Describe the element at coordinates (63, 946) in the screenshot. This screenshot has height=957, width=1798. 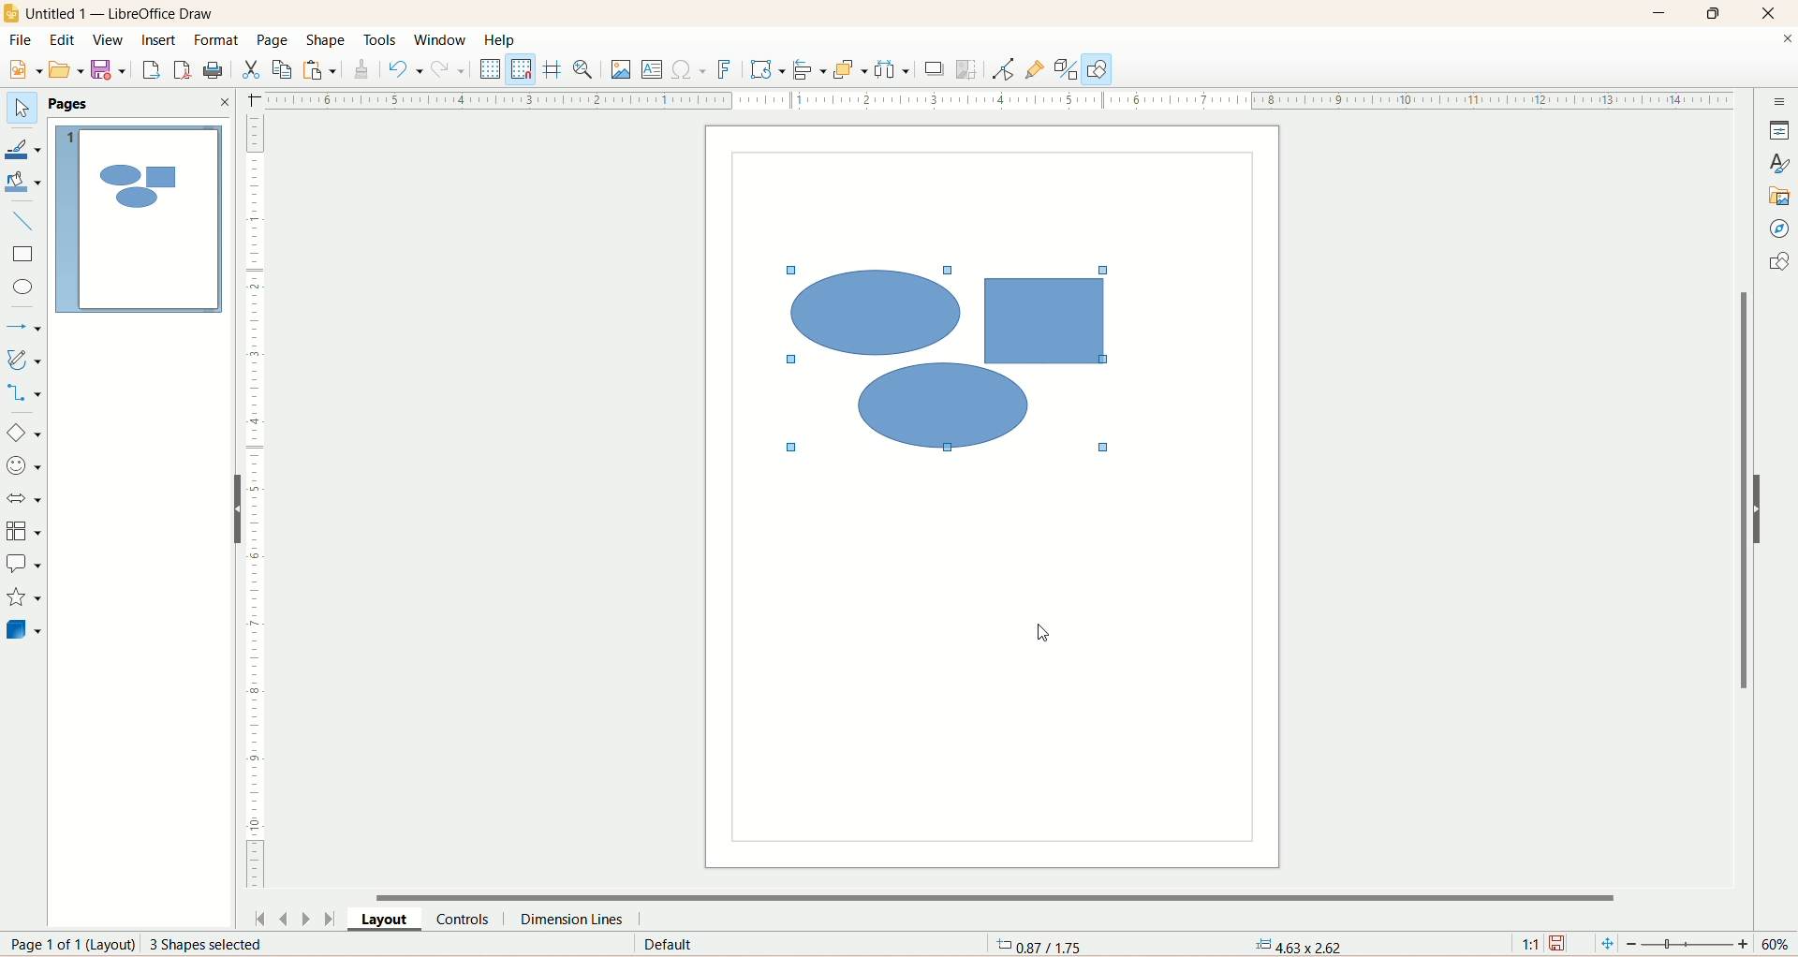
I see `page` at that location.